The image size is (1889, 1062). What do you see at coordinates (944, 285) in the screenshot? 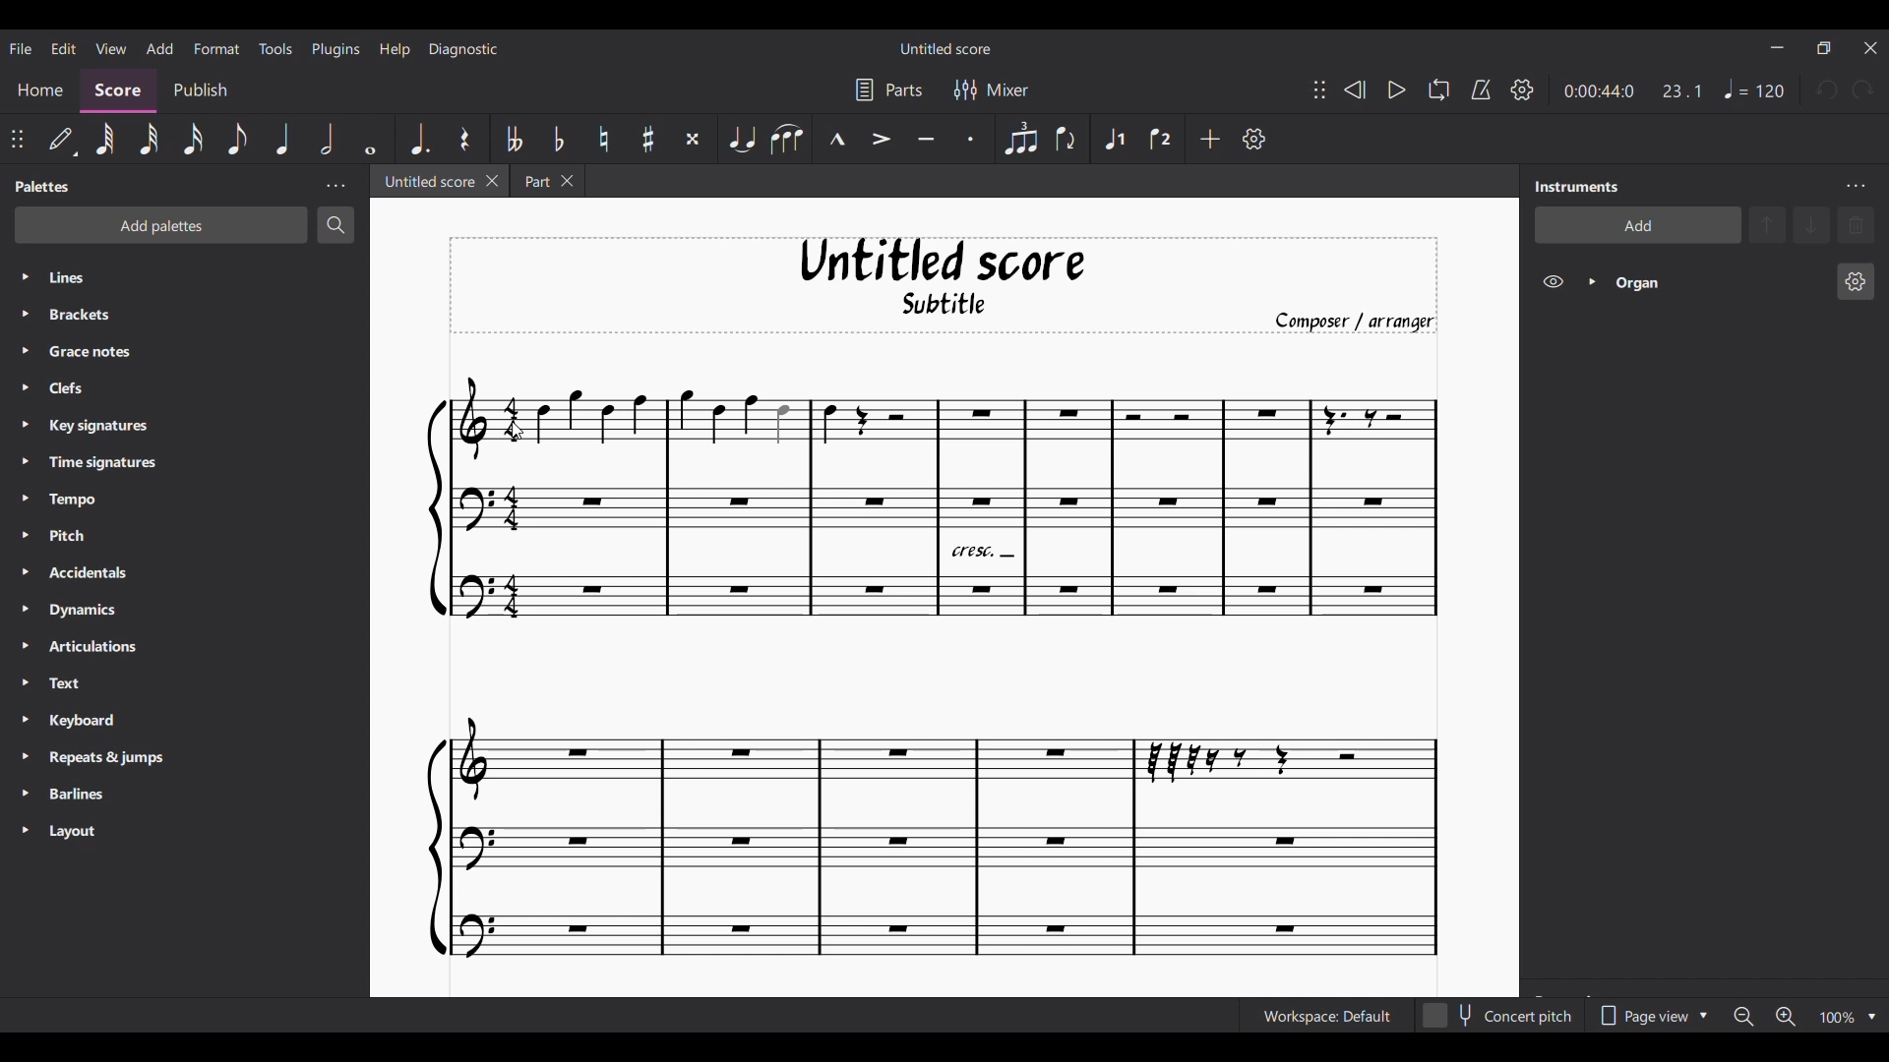
I see `Title, sub-title, and composer name of current score` at bounding box center [944, 285].